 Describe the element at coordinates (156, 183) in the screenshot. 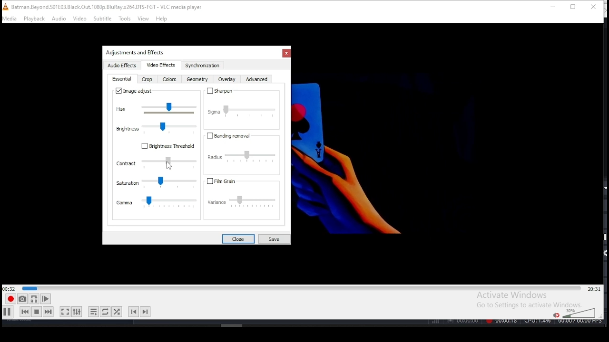

I see `saturation settings slider` at that location.